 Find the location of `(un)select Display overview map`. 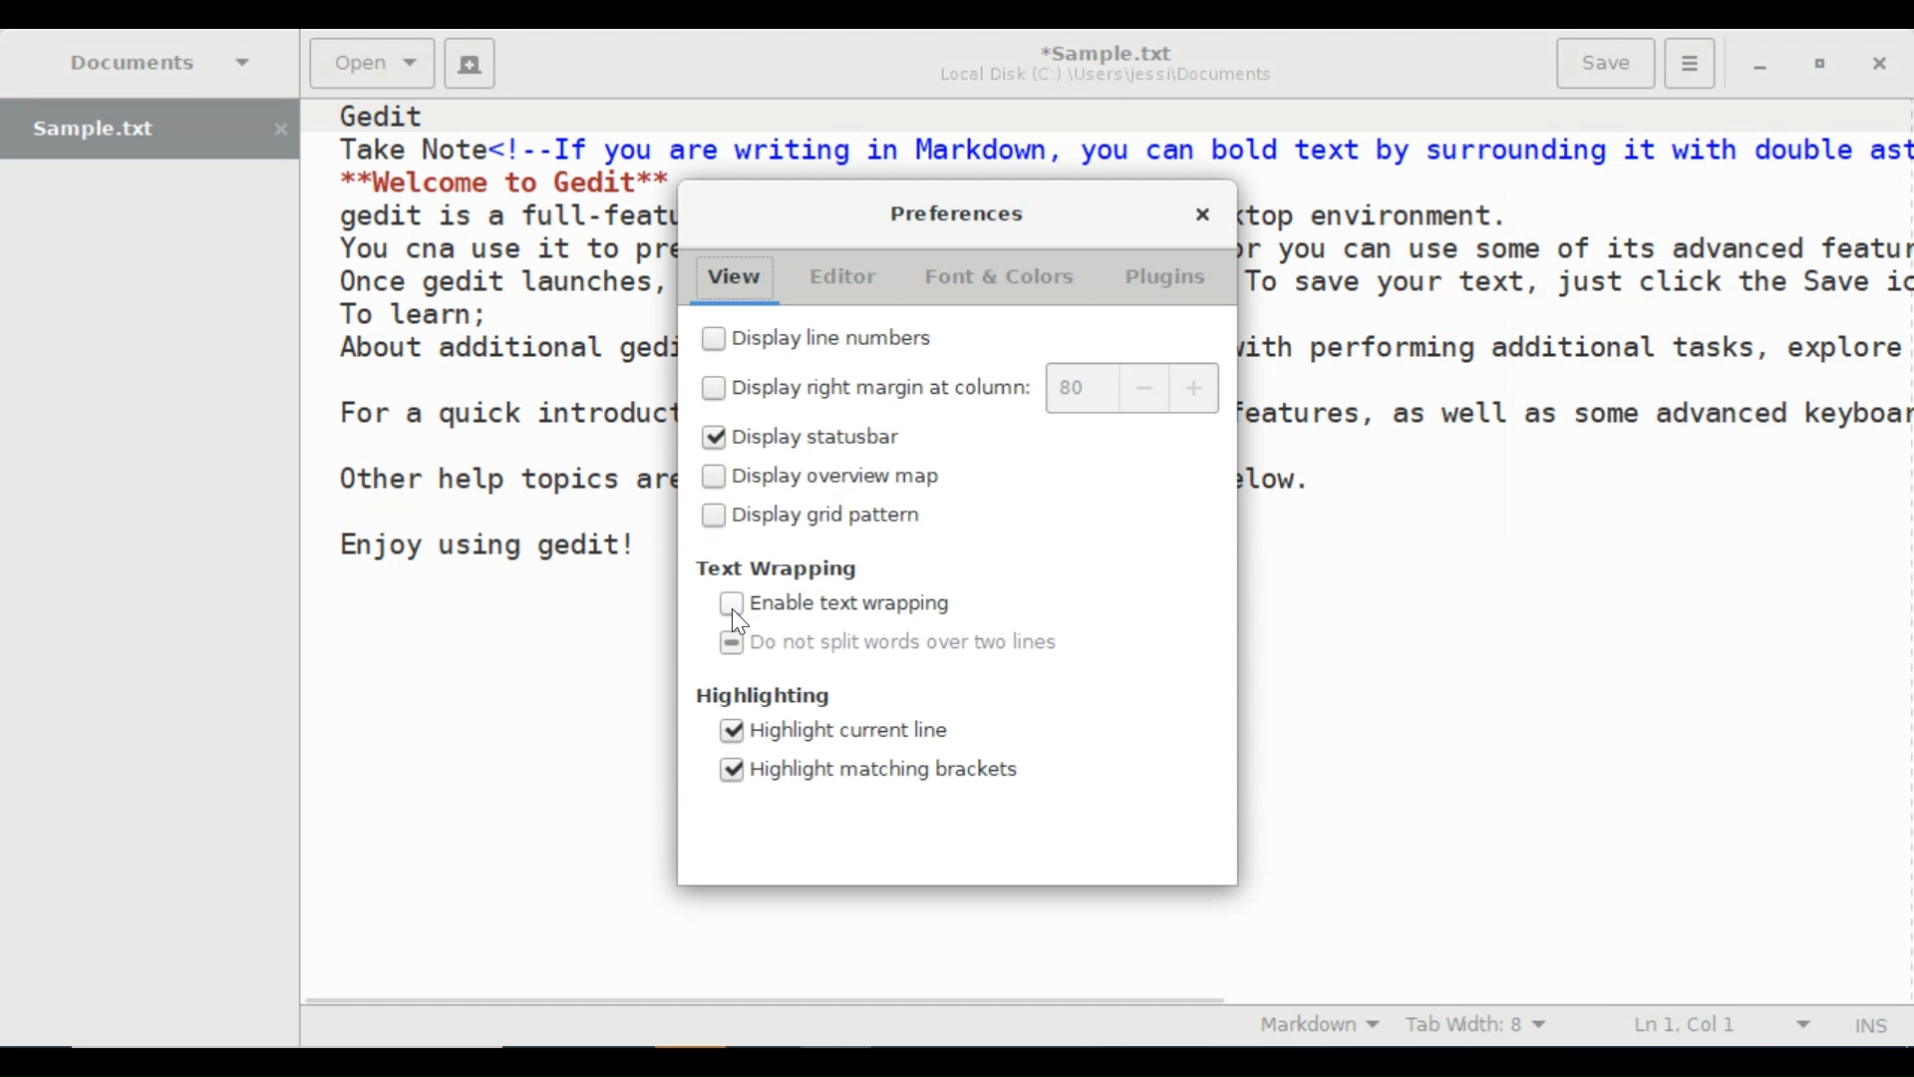

(un)select Display overview map is located at coordinates (823, 478).